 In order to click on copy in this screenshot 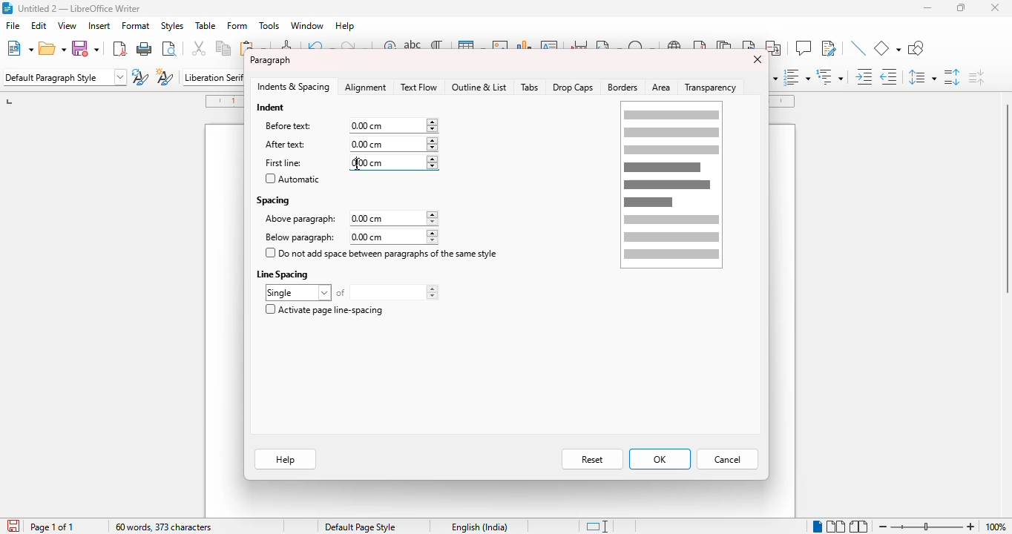, I will do `click(224, 48)`.